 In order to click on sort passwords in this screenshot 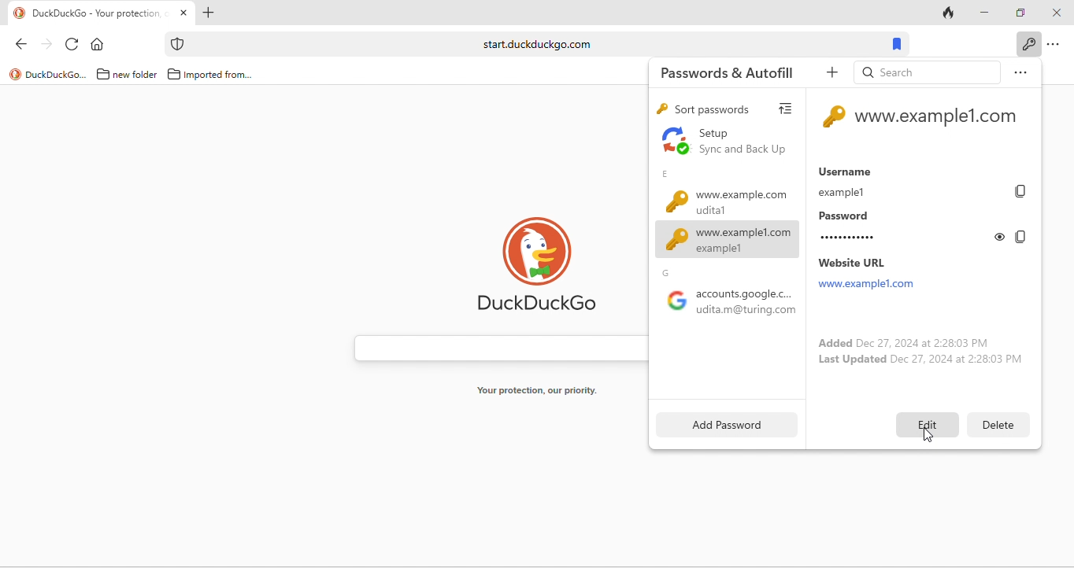, I will do `click(713, 109)`.